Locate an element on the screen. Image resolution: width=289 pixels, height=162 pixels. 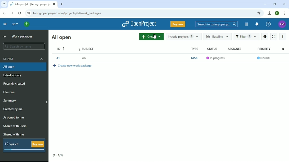
cursor is located at coordinates (155, 36).